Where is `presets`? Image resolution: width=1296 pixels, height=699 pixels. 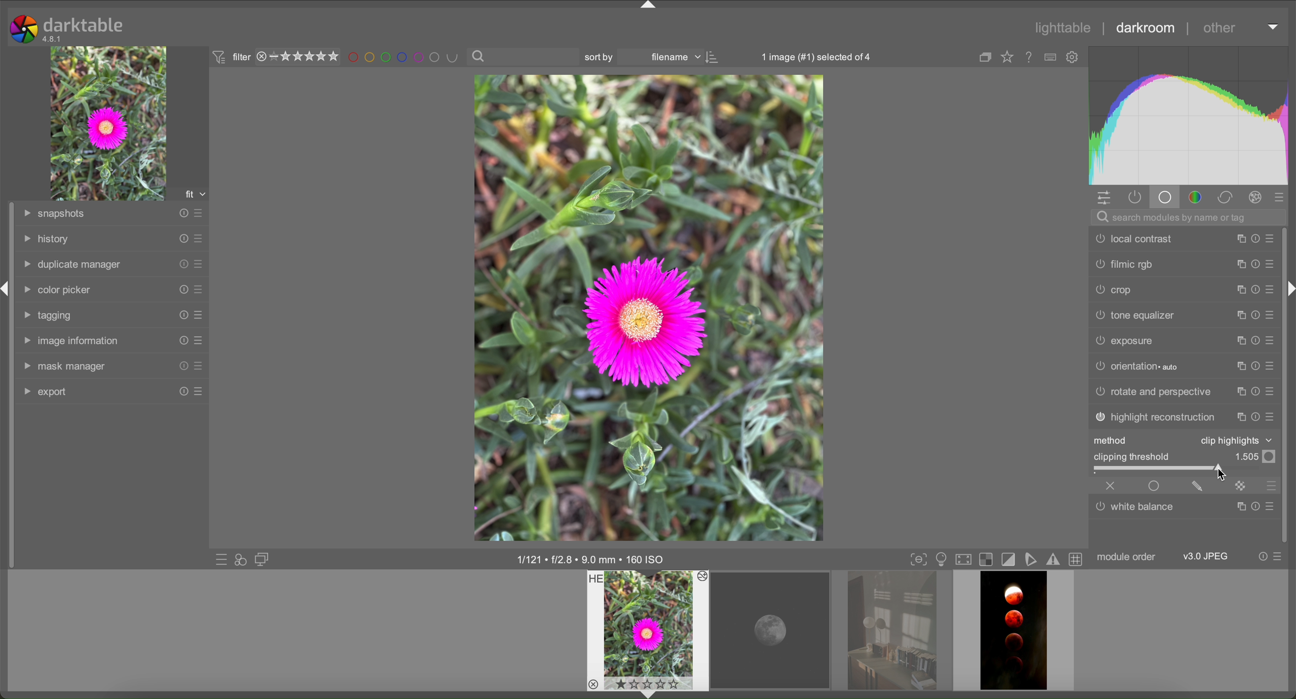
presets is located at coordinates (1271, 315).